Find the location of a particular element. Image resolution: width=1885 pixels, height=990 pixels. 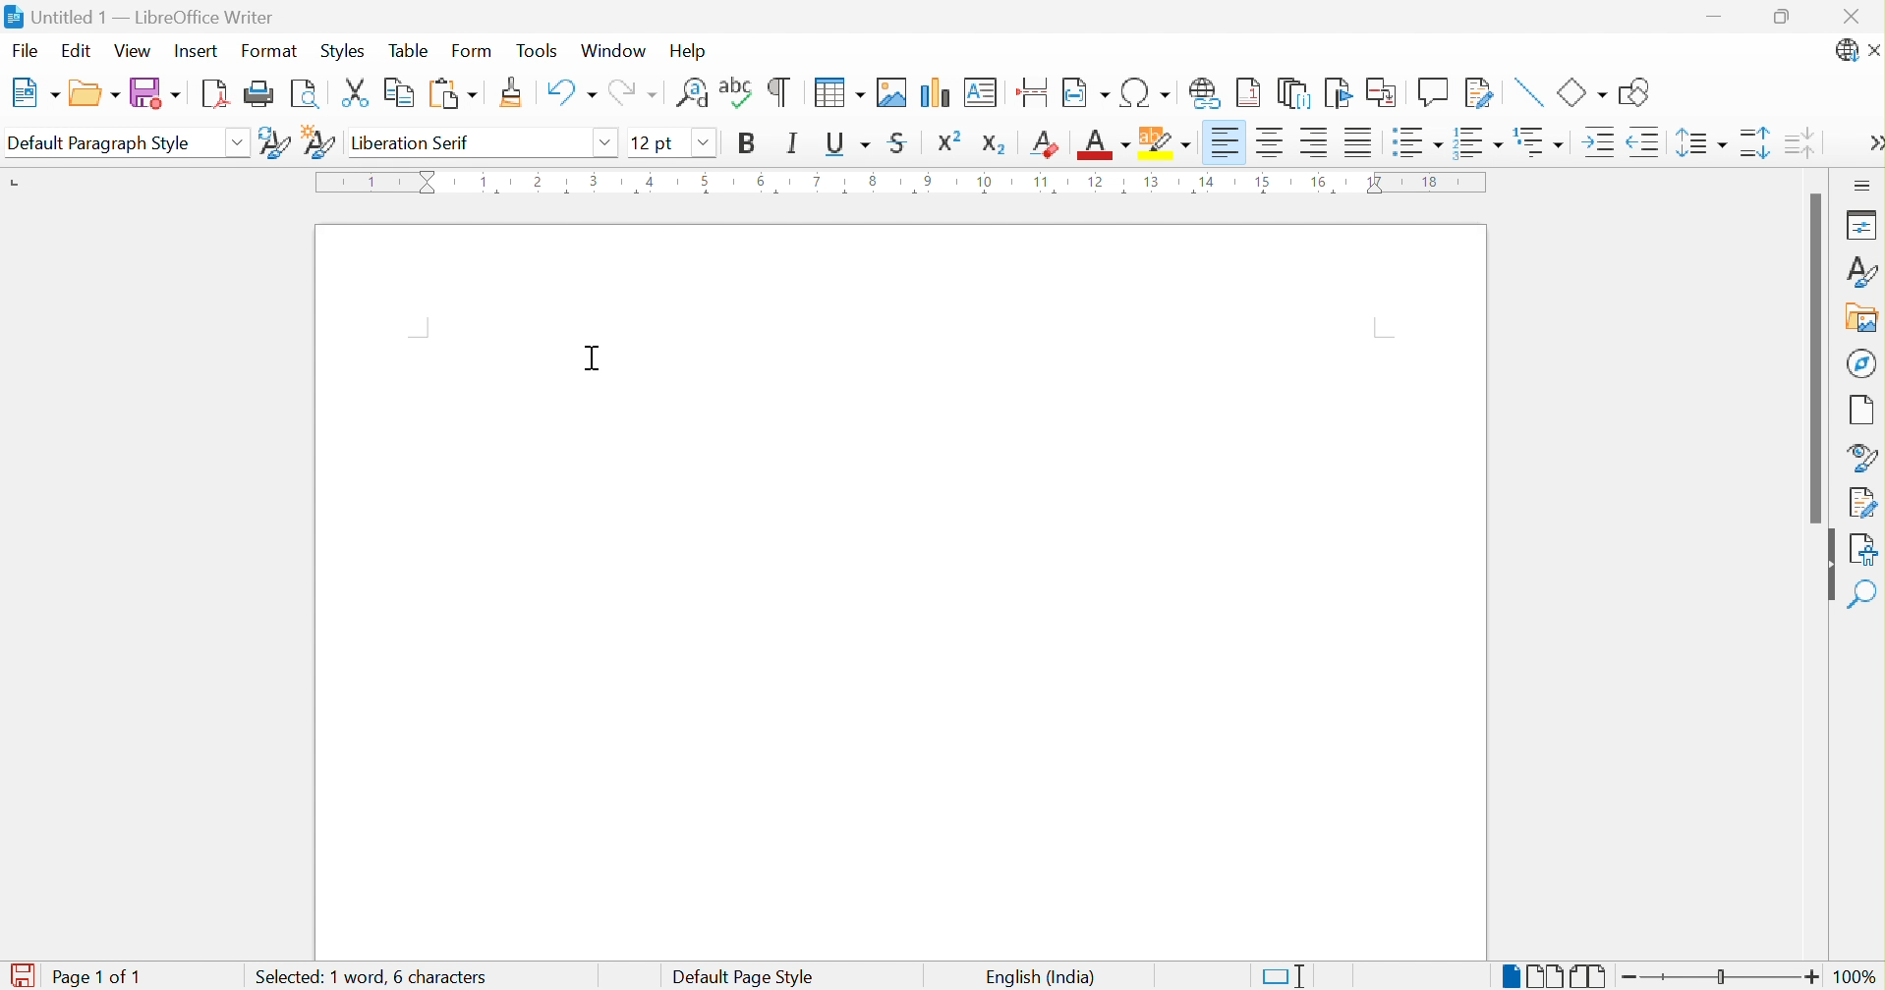

Draw Basic Shapes is located at coordinates (1635, 92).